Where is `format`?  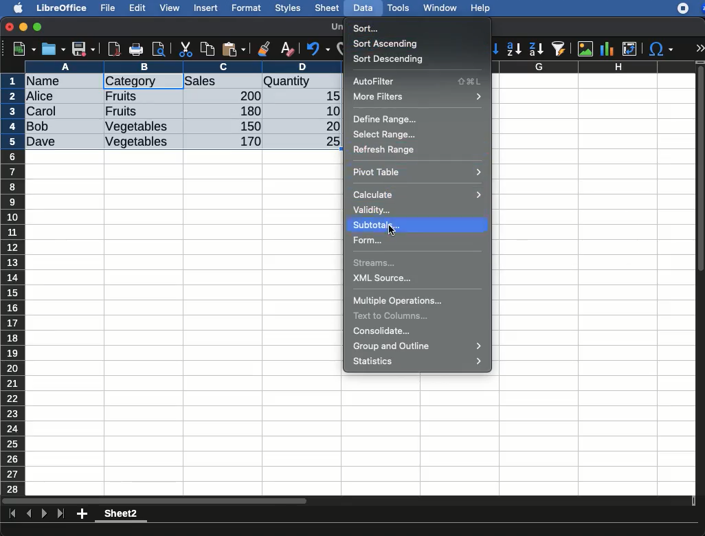
format is located at coordinates (247, 8).